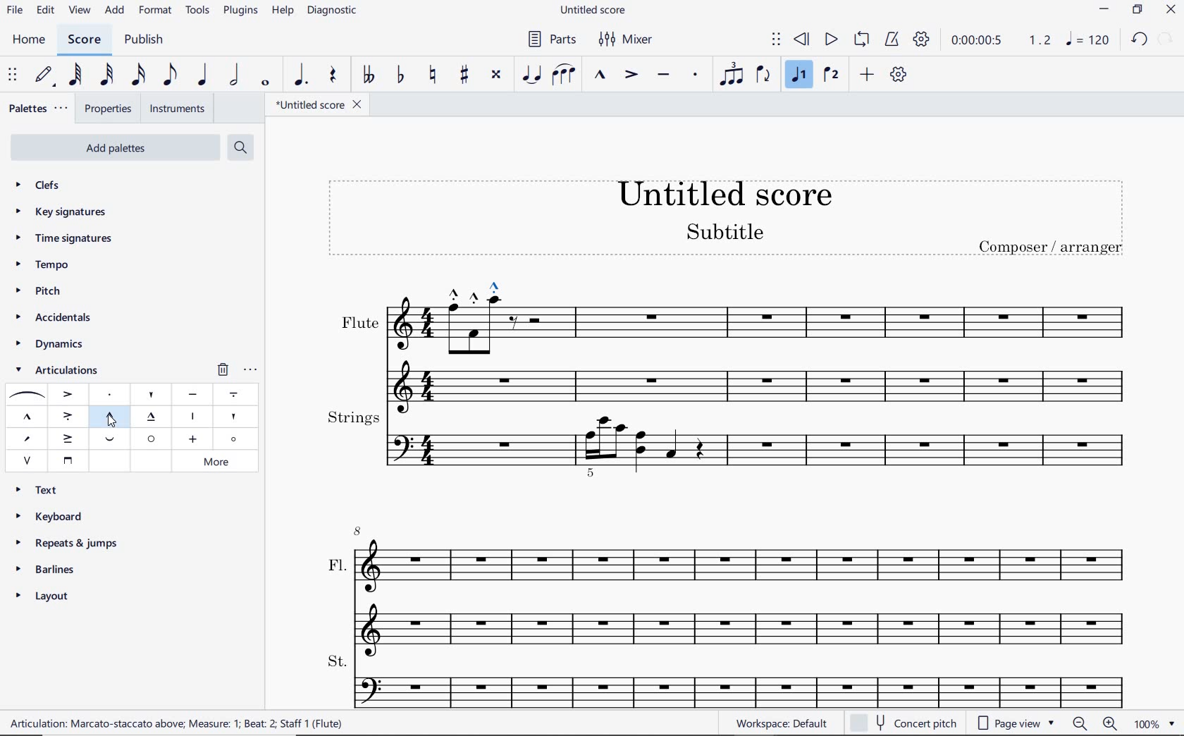 This screenshot has width=1184, height=736. What do you see at coordinates (52, 319) in the screenshot?
I see `accidentals` at bounding box center [52, 319].